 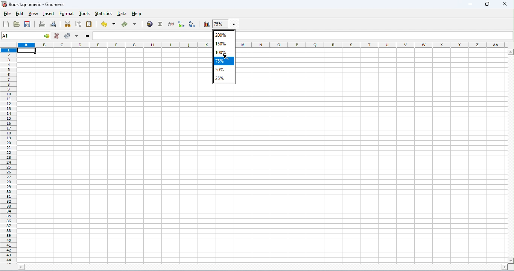 I want to click on file, so click(x=8, y=15).